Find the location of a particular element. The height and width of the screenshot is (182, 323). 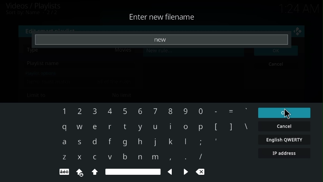

v is located at coordinates (110, 157).